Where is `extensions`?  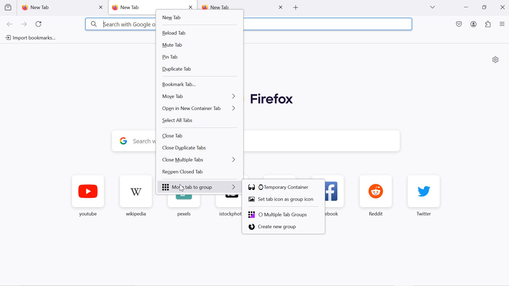
extensions is located at coordinates (488, 25).